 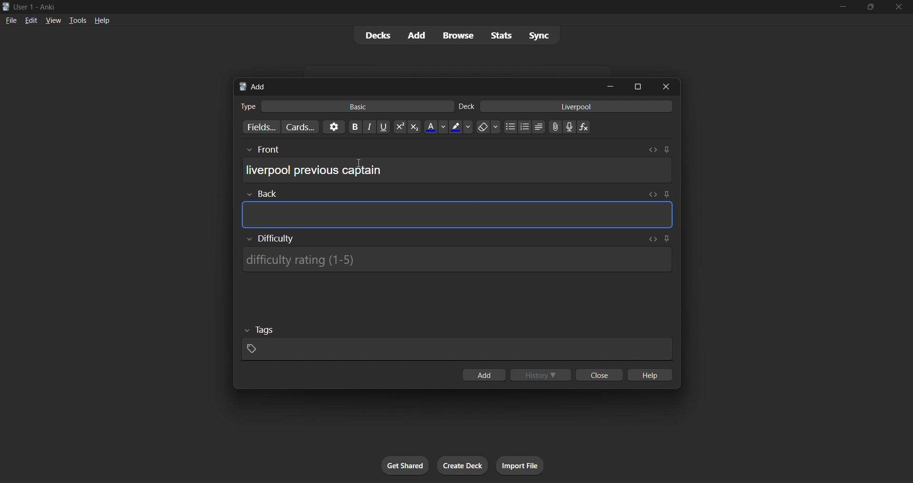 What do you see at coordinates (411, 6) in the screenshot?
I see `title bar` at bounding box center [411, 6].